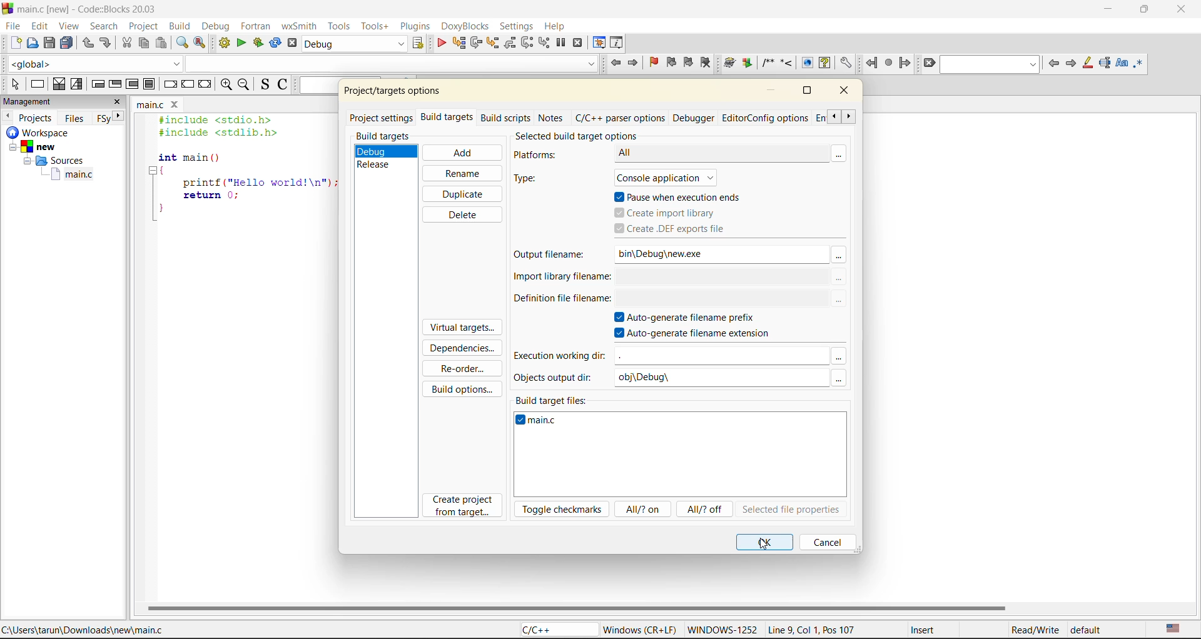 This screenshot has width=1201, height=639. What do you see at coordinates (353, 44) in the screenshot?
I see `build target` at bounding box center [353, 44].